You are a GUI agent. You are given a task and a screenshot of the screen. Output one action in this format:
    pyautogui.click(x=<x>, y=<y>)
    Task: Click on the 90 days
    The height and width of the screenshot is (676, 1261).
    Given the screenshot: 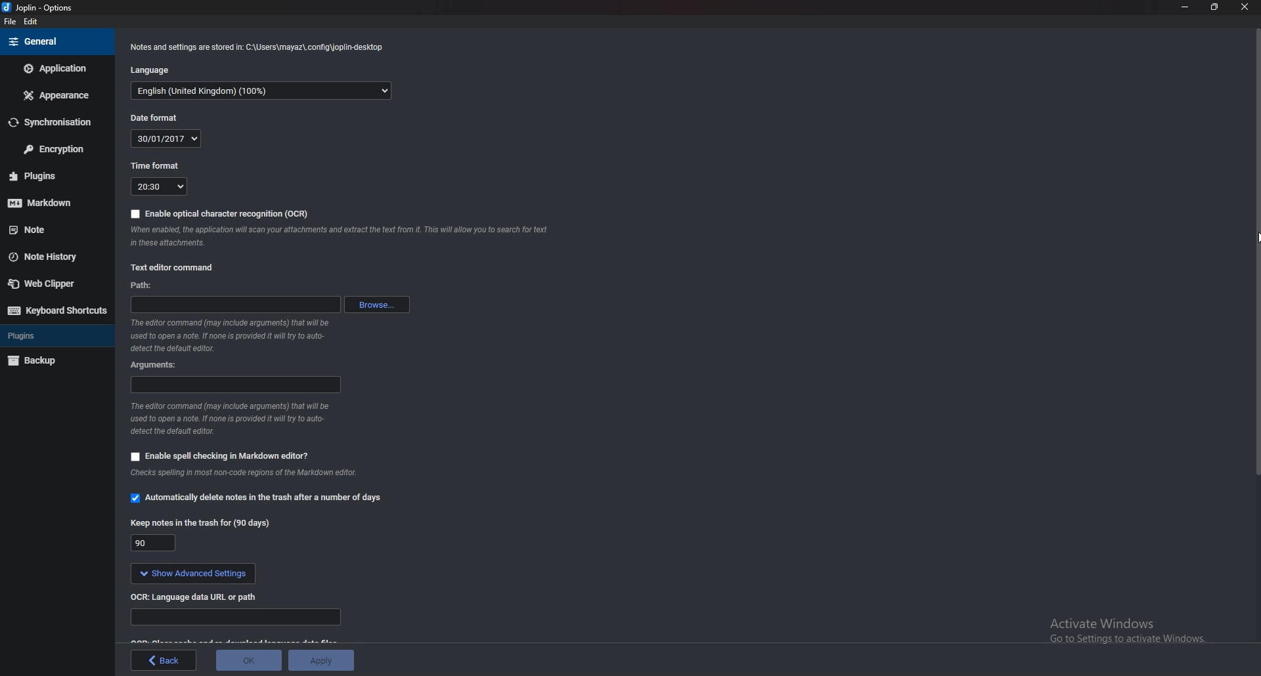 What is the action you would take?
    pyautogui.click(x=154, y=542)
    